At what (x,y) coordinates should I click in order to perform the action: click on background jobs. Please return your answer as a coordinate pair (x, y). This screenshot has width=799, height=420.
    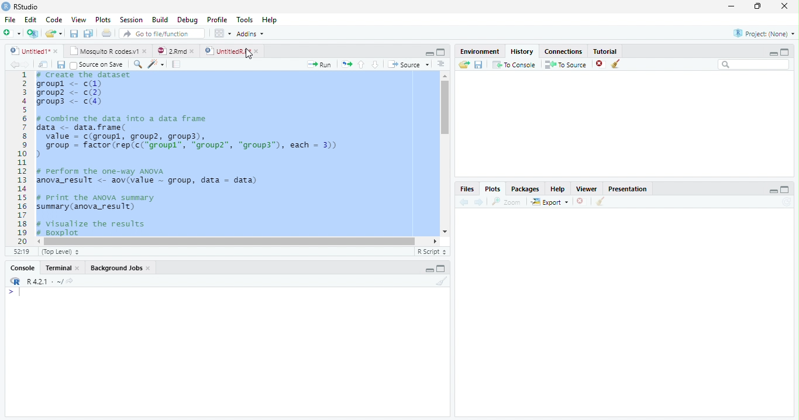
    Looking at the image, I should click on (121, 269).